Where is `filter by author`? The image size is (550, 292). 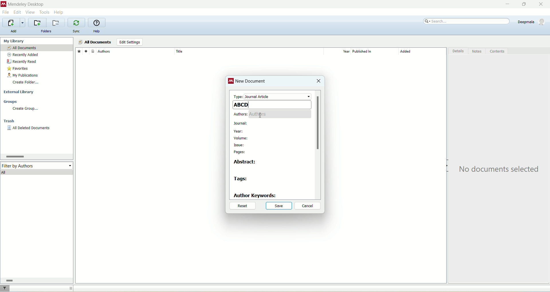 filter by author is located at coordinates (37, 165).